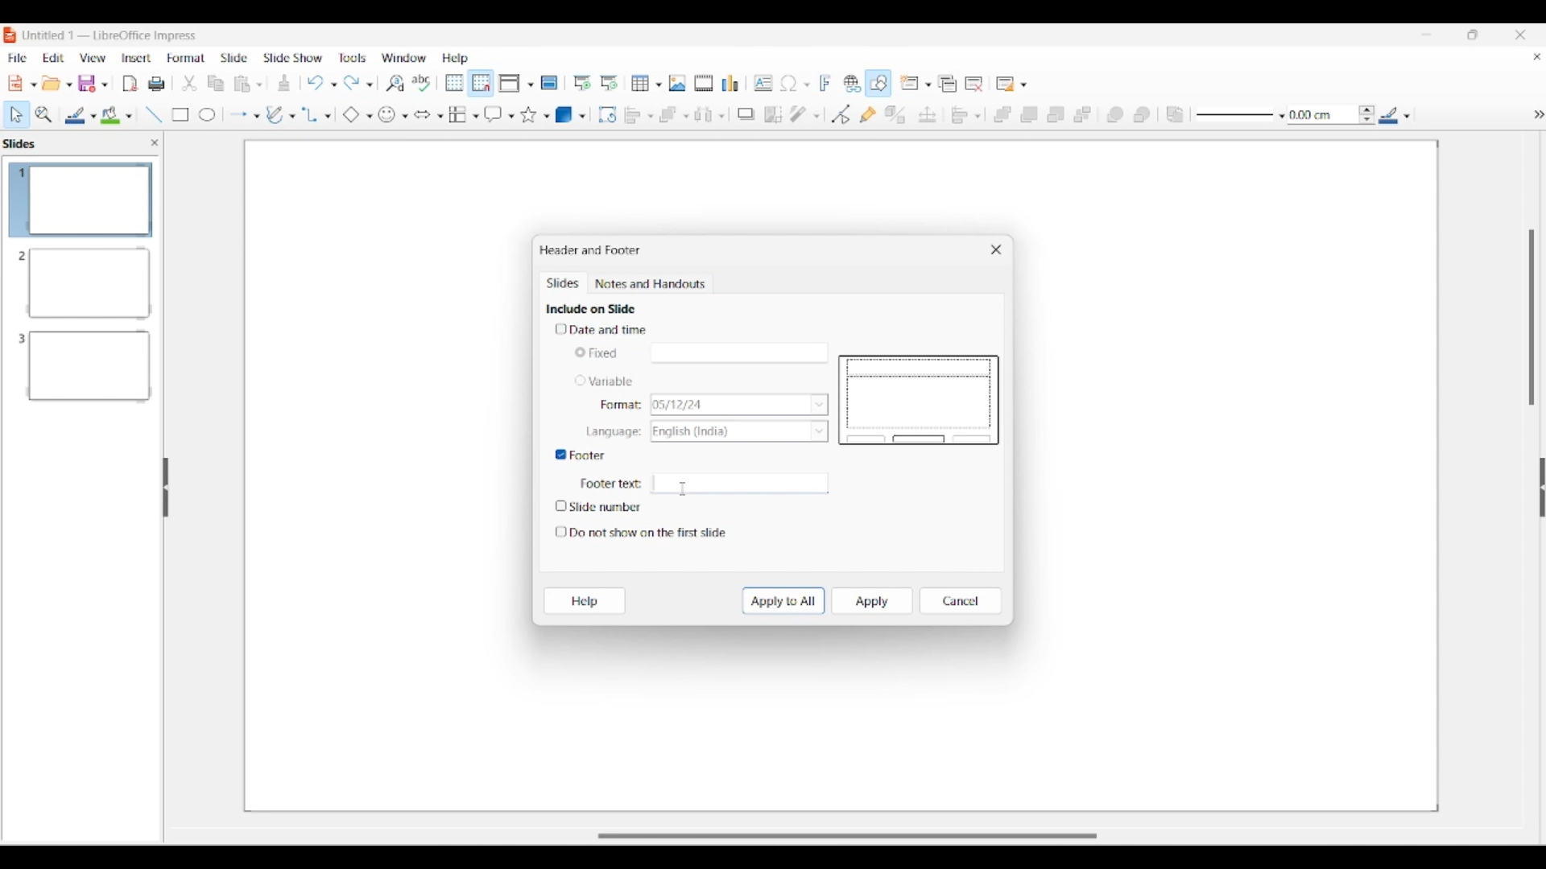  I want to click on Redo options, so click(358, 82).